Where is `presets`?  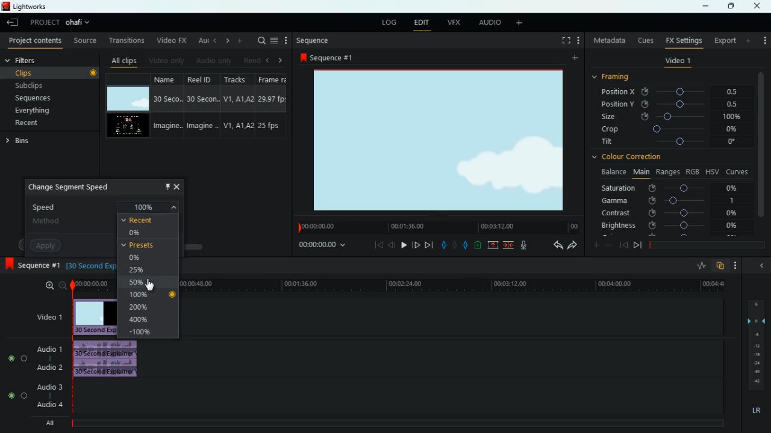 presets is located at coordinates (140, 245).